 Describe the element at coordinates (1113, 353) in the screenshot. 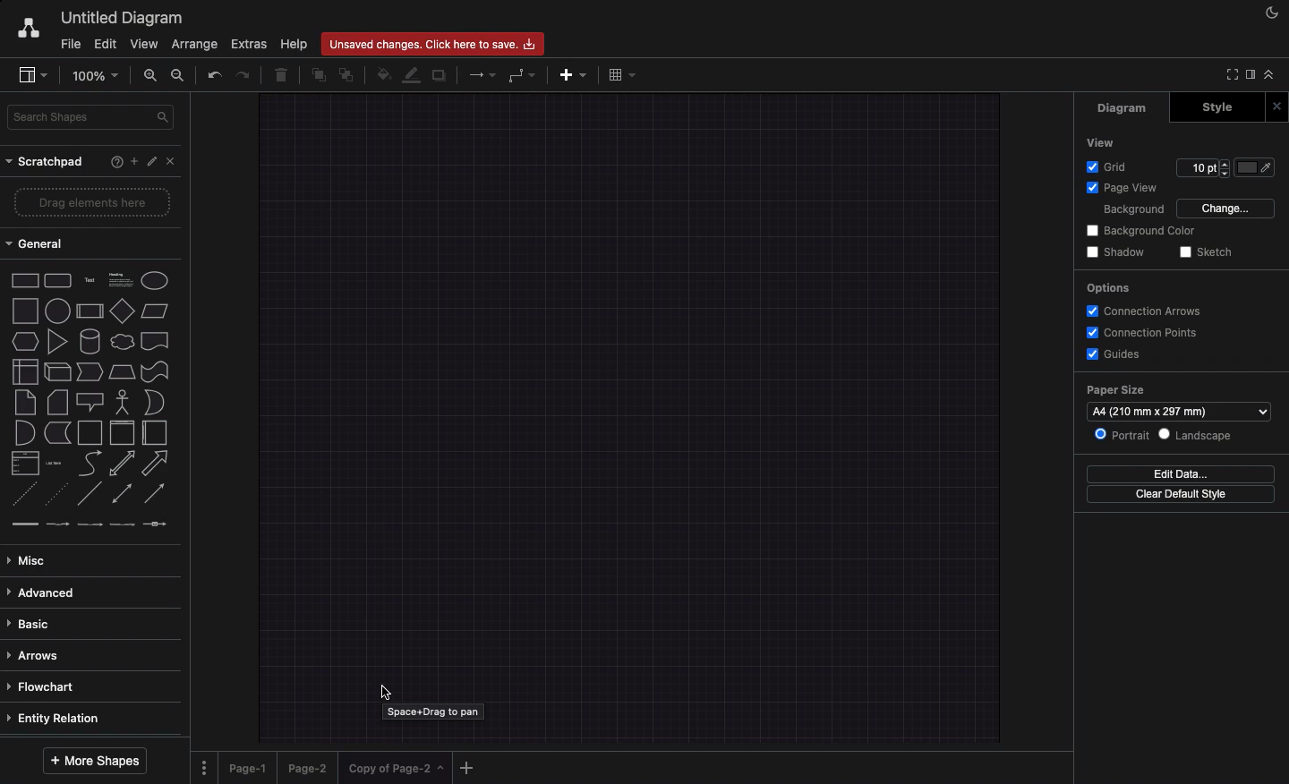

I see `Guides ` at that location.